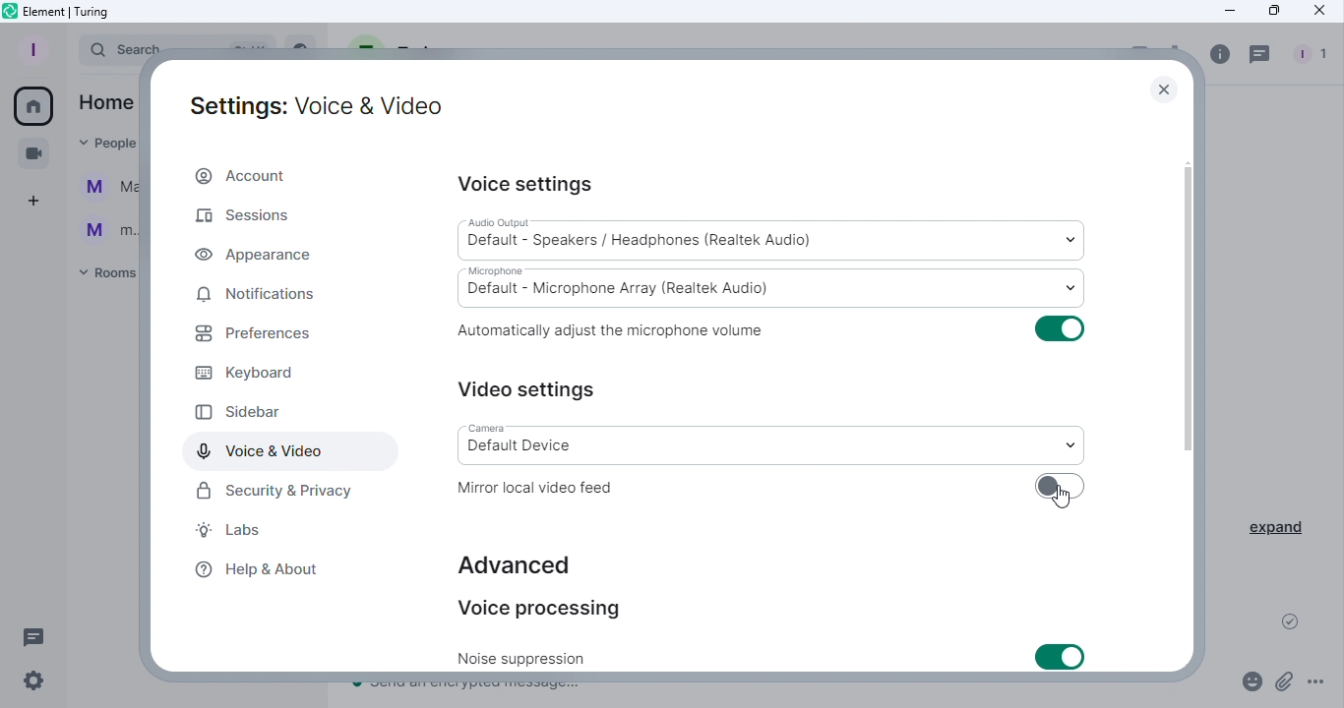  I want to click on Keyboard, so click(260, 373).